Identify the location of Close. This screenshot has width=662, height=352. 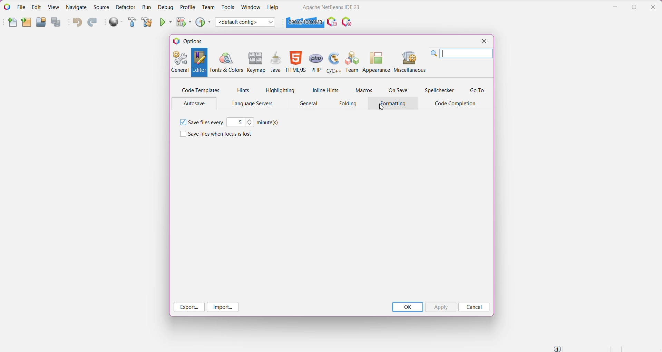
(483, 42).